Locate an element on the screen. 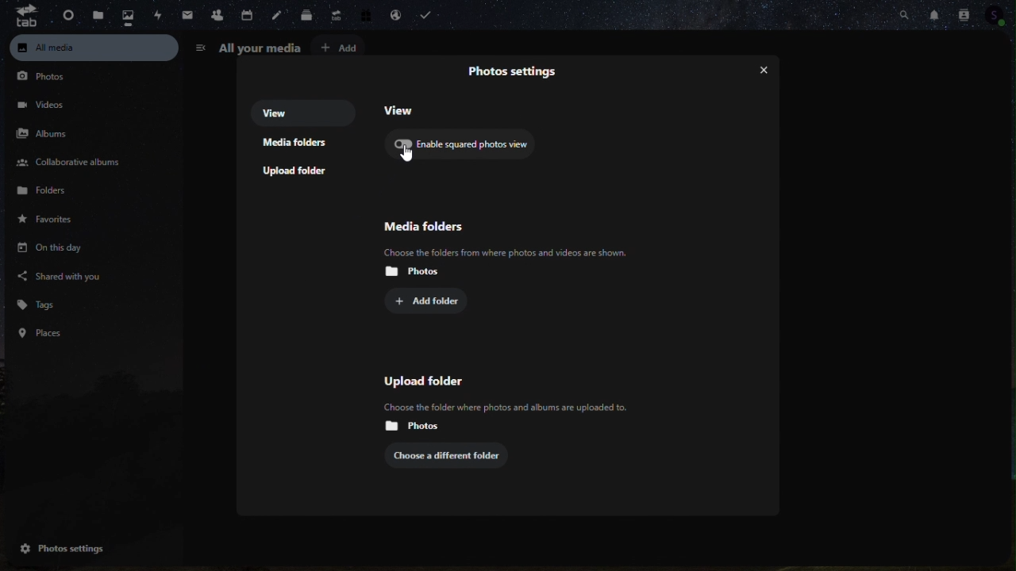 This screenshot has width=1016, height=571. Deck is located at coordinates (304, 16).